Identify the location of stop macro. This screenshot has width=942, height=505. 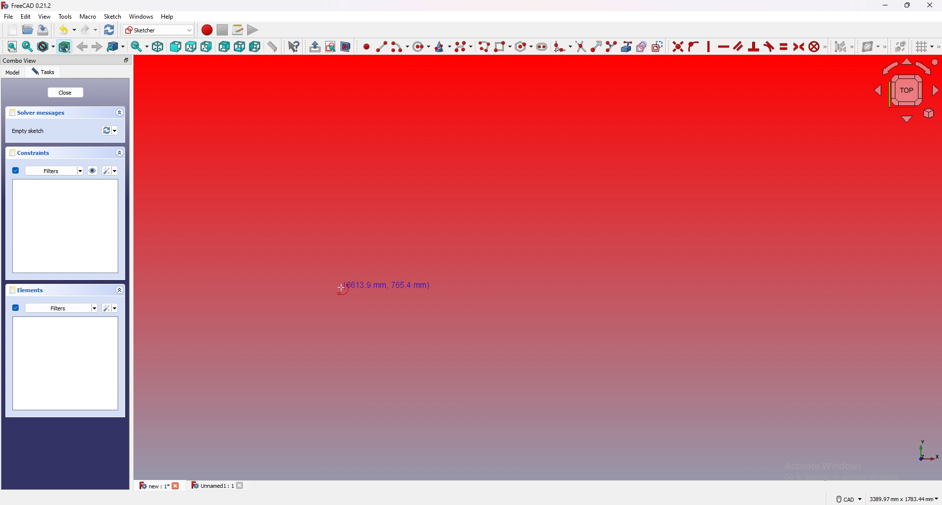
(223, 30).